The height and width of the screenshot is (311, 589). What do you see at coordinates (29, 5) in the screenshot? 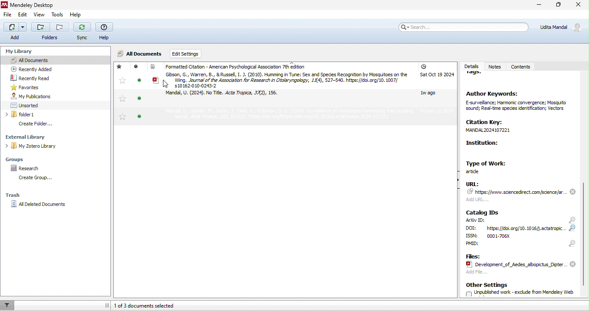
I see `Mendeley Desktop` at bounding box center [29, 5].